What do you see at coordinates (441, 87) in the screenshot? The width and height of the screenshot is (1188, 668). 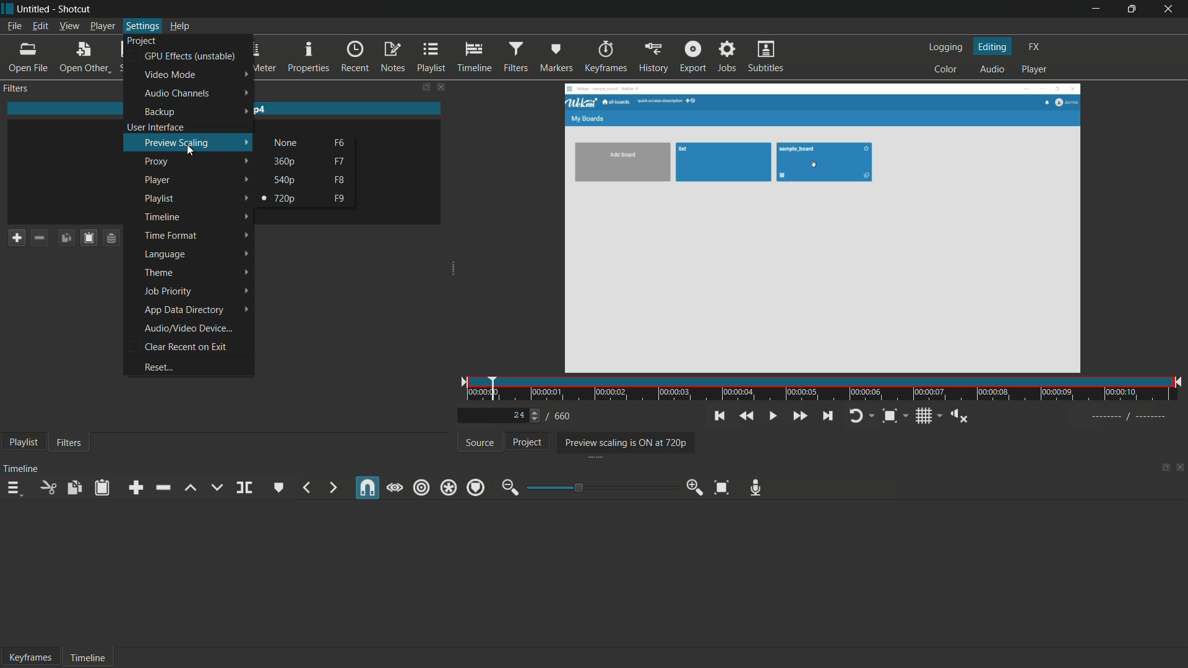 I see `close filters` at bounding box center [441, 87].